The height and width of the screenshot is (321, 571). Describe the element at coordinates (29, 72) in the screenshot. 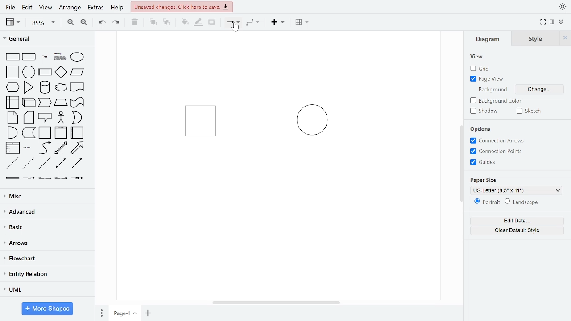

I see `circle` at that location.